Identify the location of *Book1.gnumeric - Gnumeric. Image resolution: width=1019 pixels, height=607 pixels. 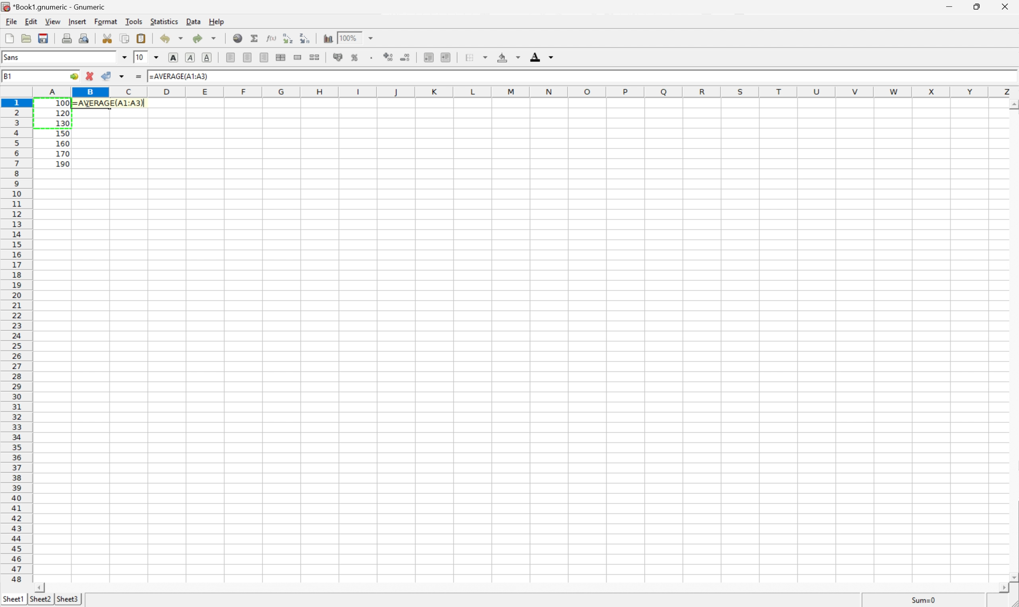
(56, 6).